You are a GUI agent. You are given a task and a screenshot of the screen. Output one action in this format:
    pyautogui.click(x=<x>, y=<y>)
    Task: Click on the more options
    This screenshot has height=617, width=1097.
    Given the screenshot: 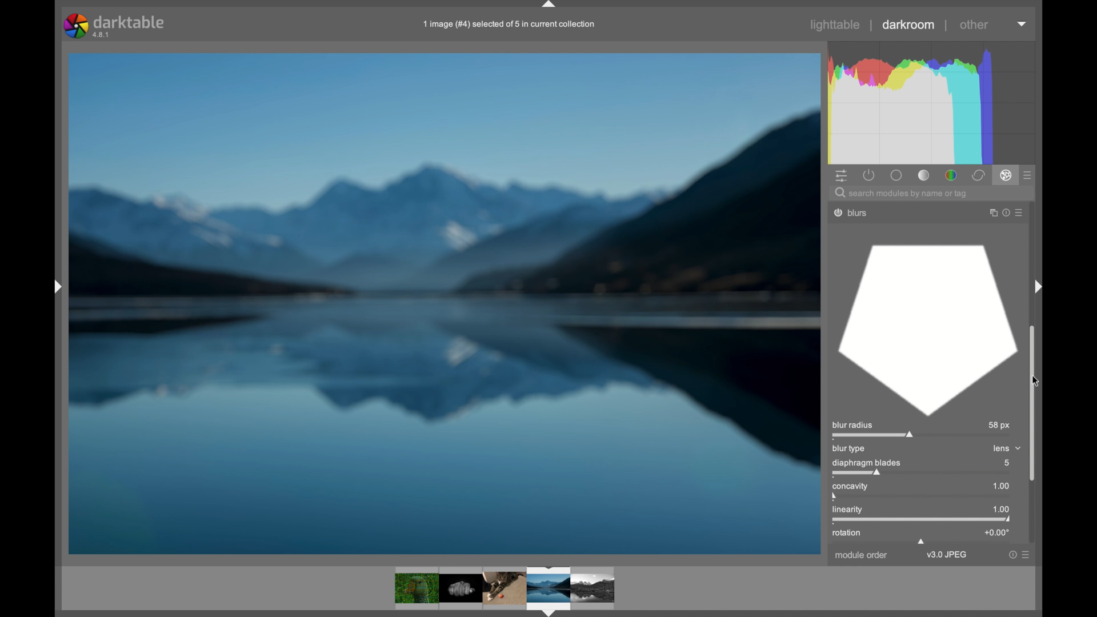 What is the action you would take?
    pyautogui.click(x=1018, y=213)
    